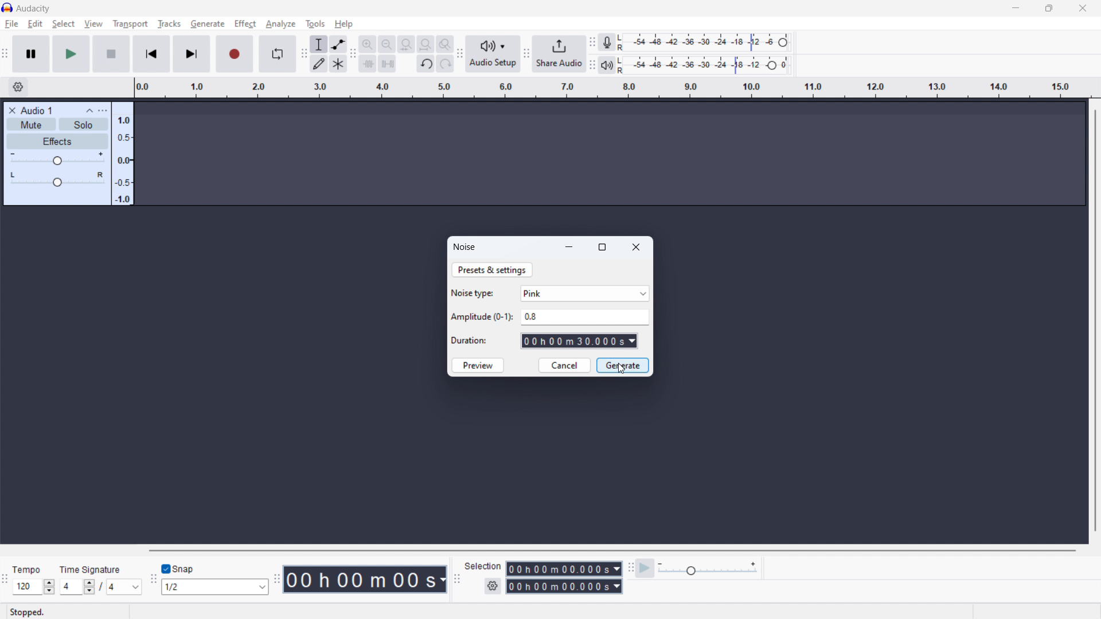 The width and height of the screenshot is (1101, 619). Describe the element at coordinates (610, 550) in the screenshot. I see `horizontal scrollbar` at that location.